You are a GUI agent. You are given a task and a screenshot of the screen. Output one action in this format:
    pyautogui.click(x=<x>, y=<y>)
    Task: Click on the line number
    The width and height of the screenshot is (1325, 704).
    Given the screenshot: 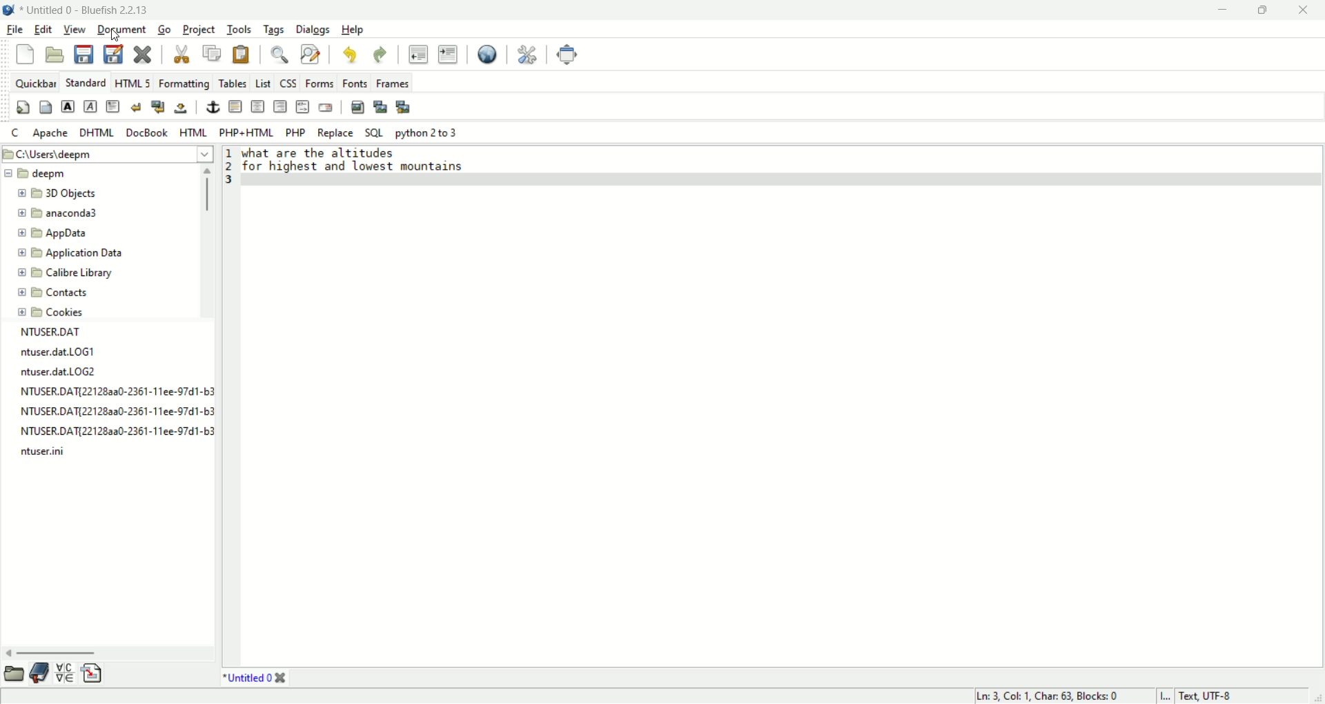 What is the action you would take?
    pyautogui.click(x=230, y=170)
    